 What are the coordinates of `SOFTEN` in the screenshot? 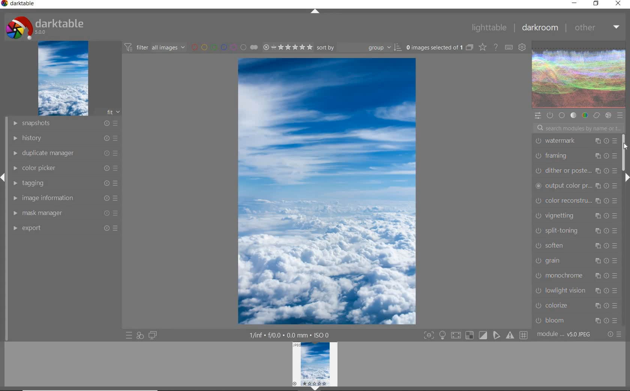 It's located at (575, 246).